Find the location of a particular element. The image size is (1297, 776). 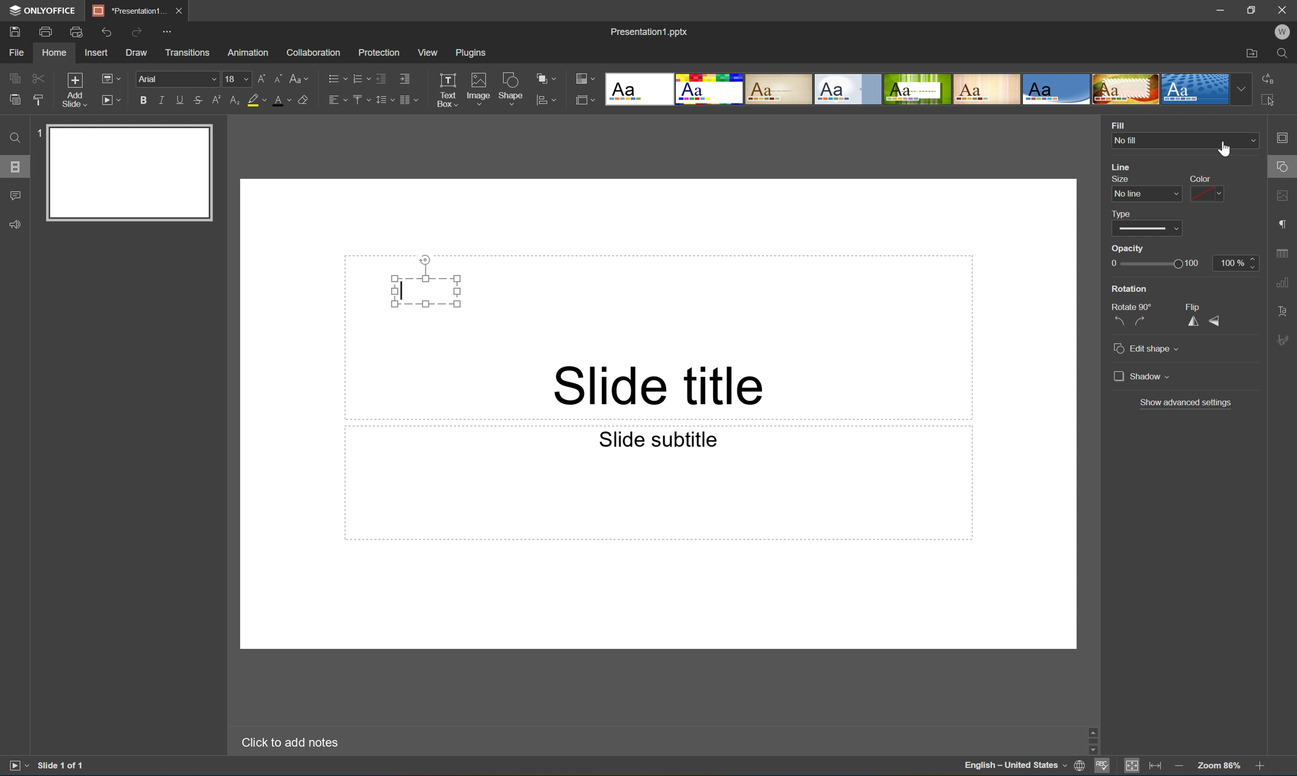

Slides is located at coordinates (17, 167).